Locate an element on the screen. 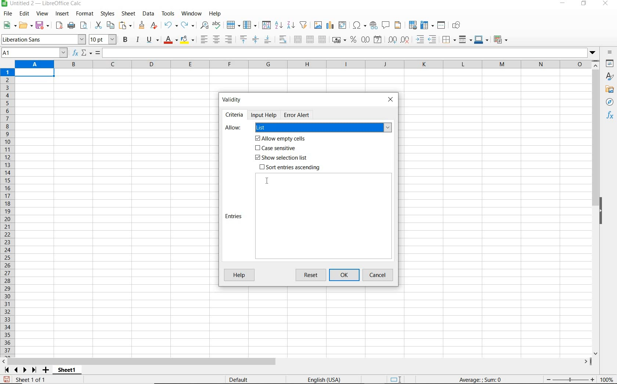  standard selection is located at coordinates (396, 380).